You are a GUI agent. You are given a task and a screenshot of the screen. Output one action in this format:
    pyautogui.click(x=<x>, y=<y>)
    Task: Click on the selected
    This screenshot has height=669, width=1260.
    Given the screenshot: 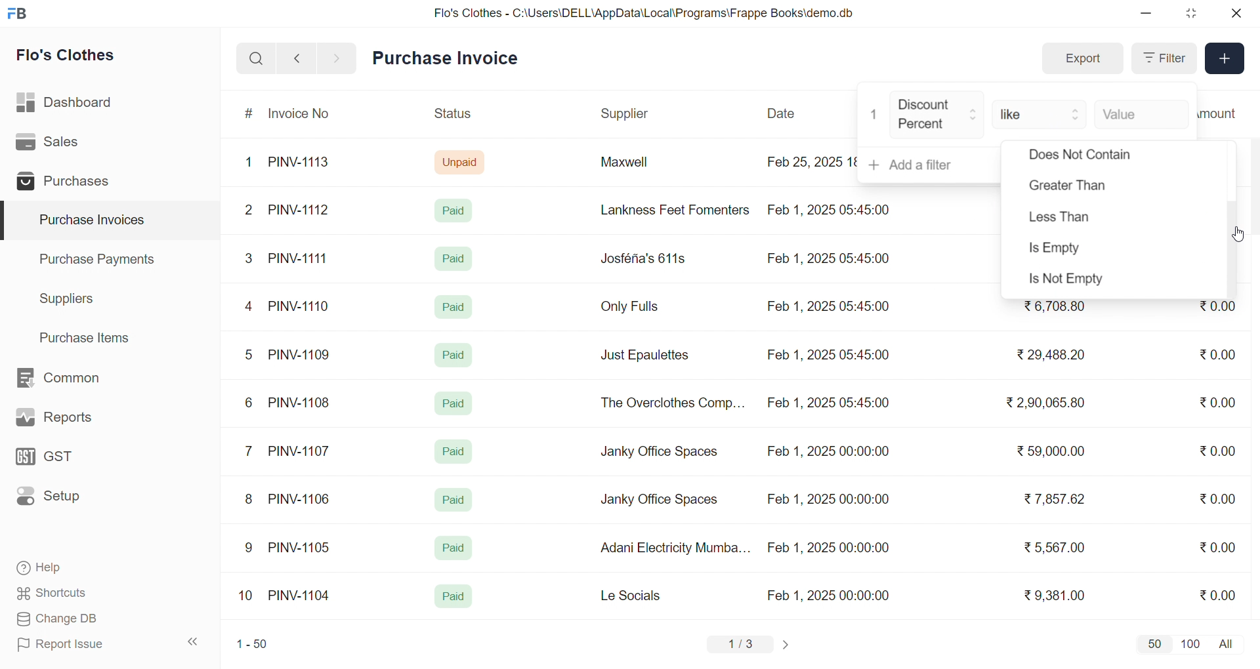 What is the action you would take?
    pyautogui.click(x=8, y=221)
    